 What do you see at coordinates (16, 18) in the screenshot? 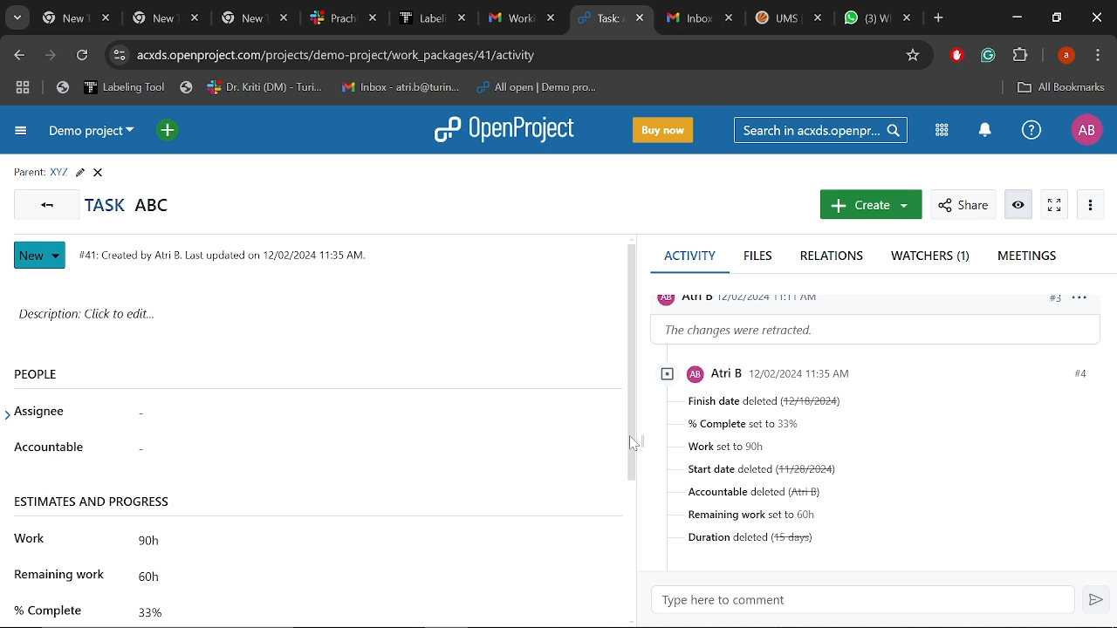
I see `Search tabs` at bounding box center [16, 18].